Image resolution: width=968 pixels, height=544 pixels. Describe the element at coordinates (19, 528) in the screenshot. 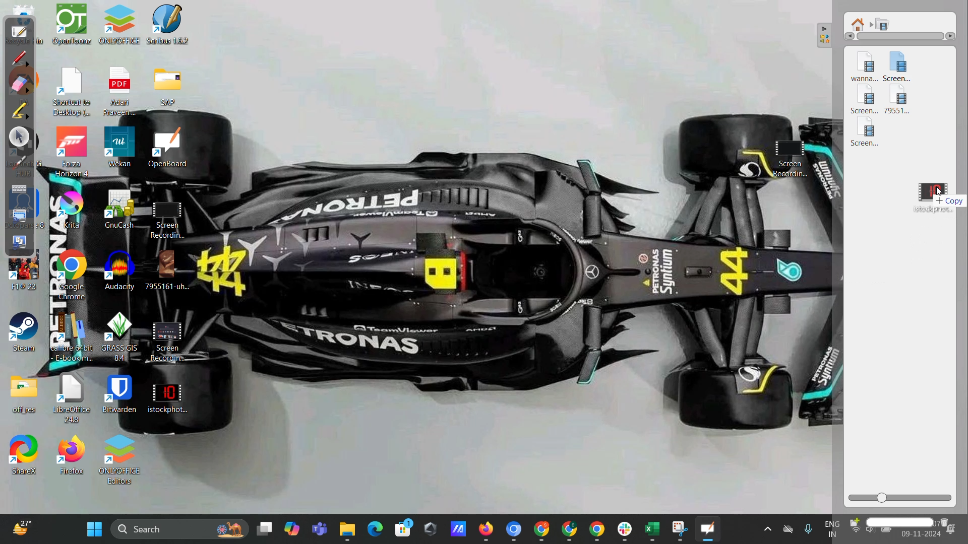

I see `weather shortcut` at that location.